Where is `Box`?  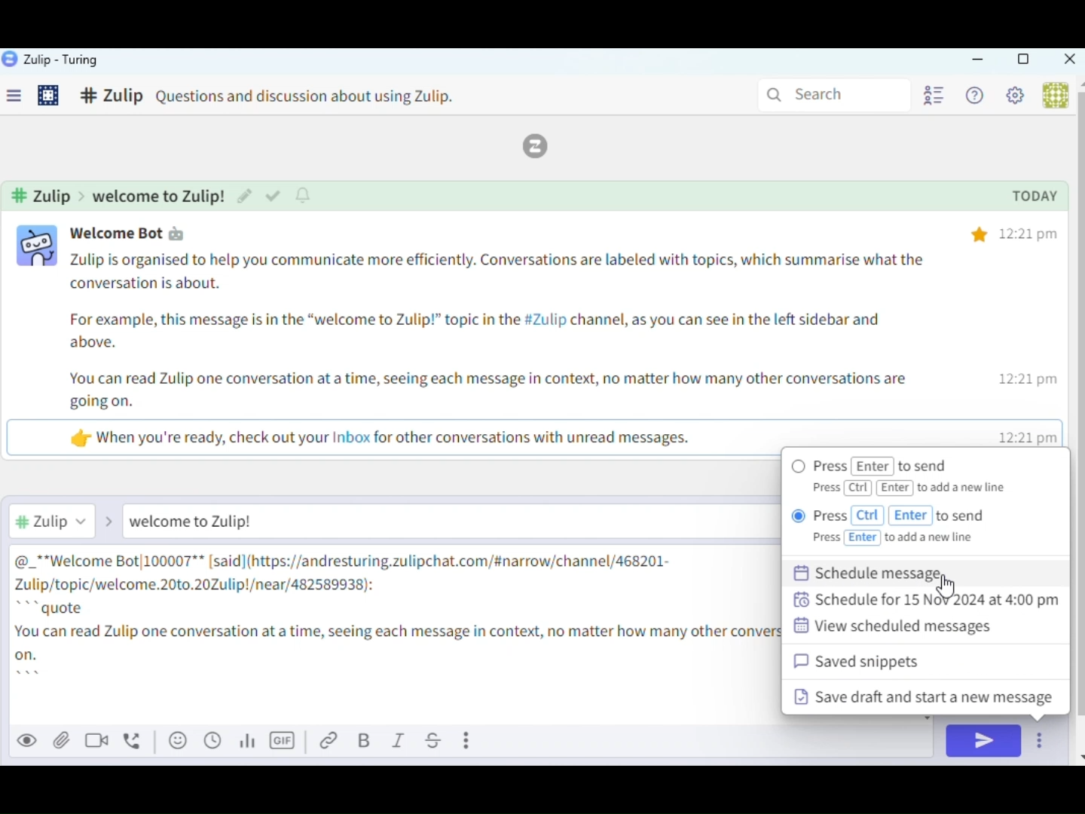
Box is located at coordinates (1022, 60).